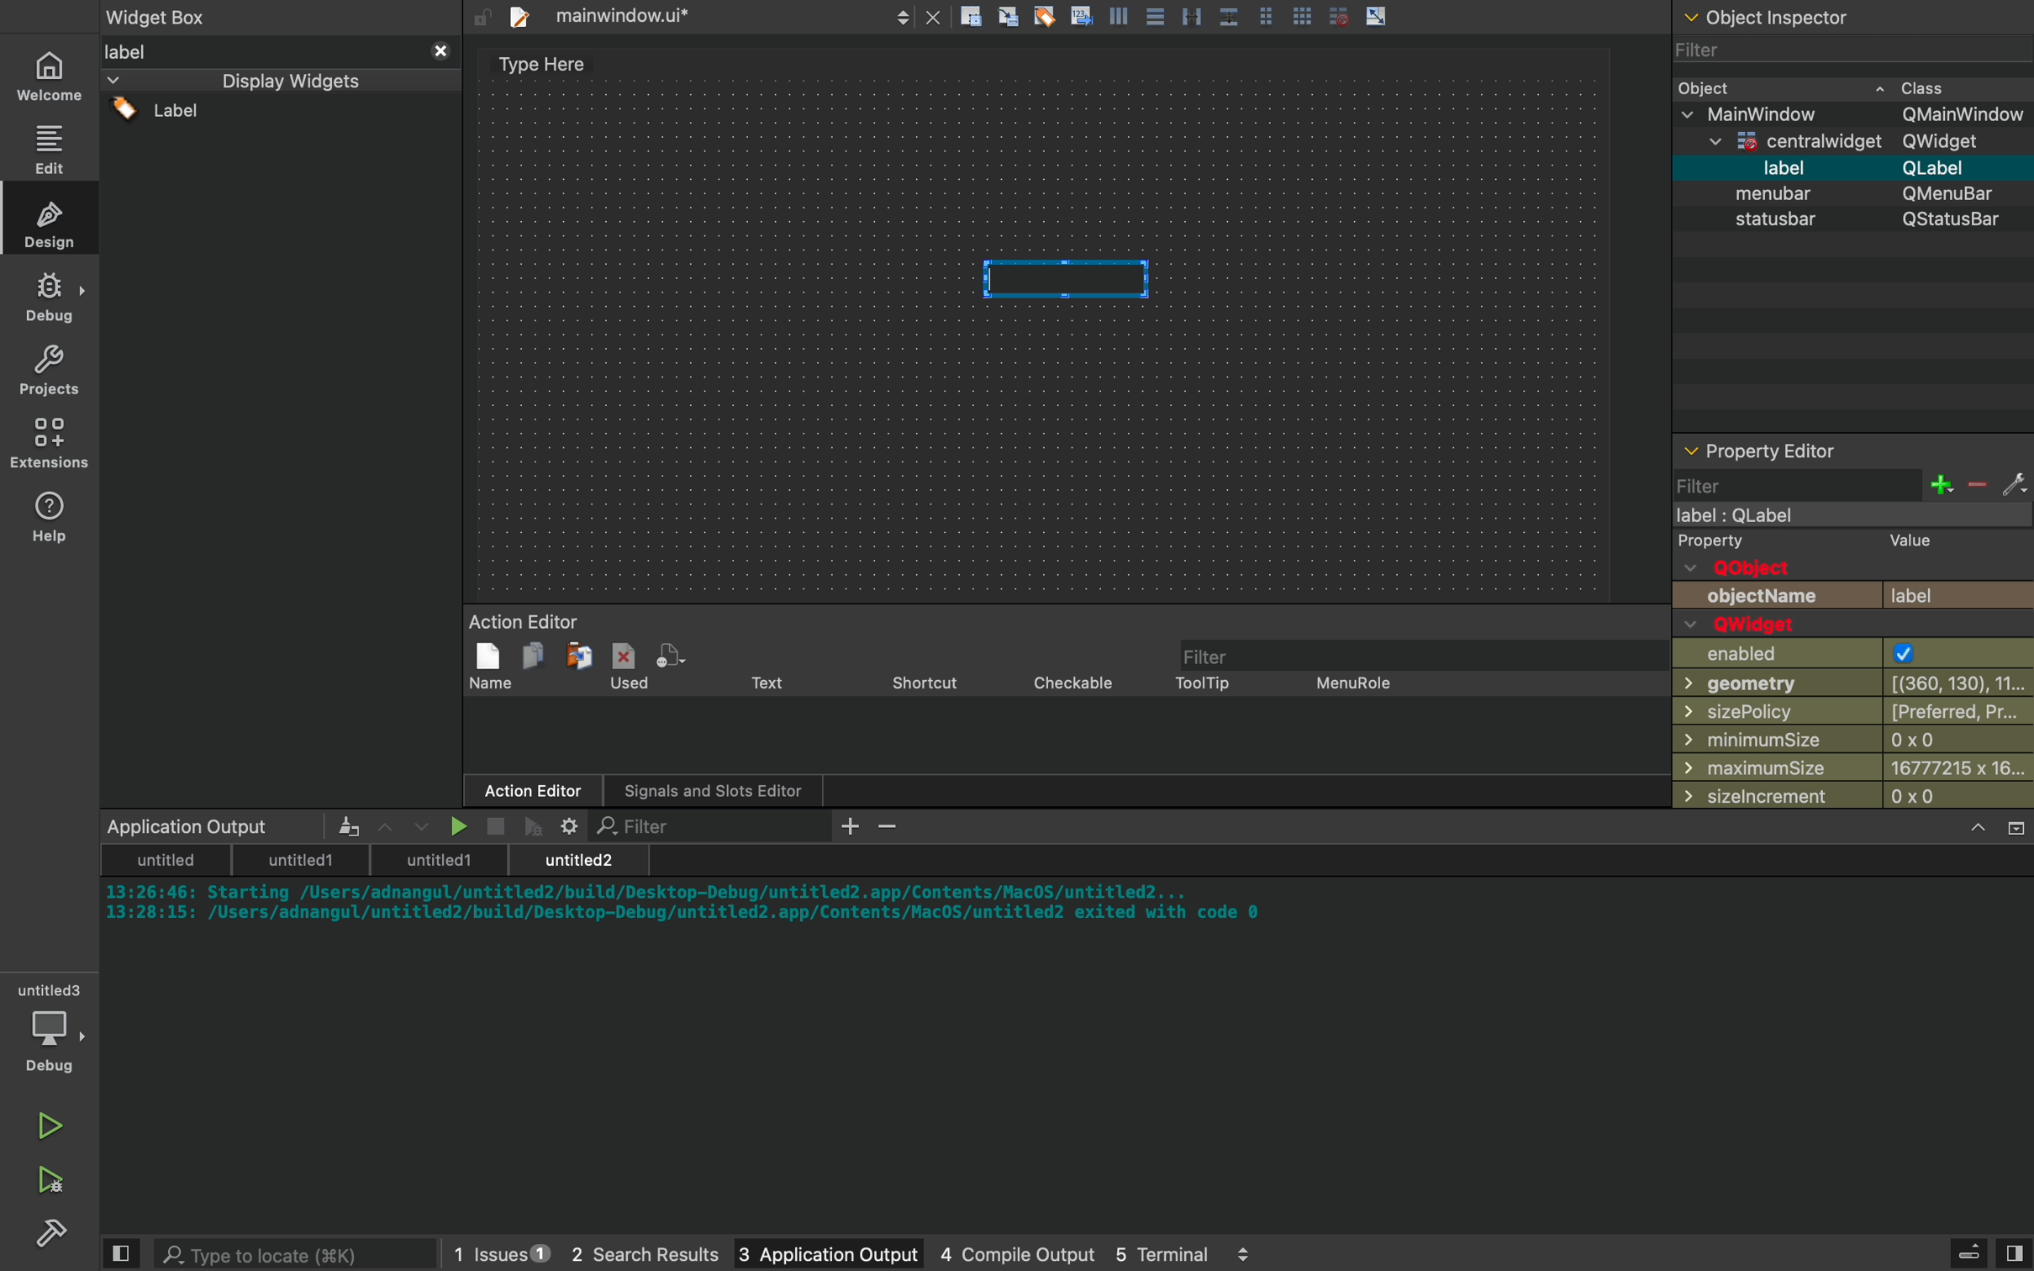 Image resolution: width=2034 pixels, height=1271 pixels. What do you see at coordinates (1840, 195) in the screenshot?
I see `` at bounding box center [1840, 195].